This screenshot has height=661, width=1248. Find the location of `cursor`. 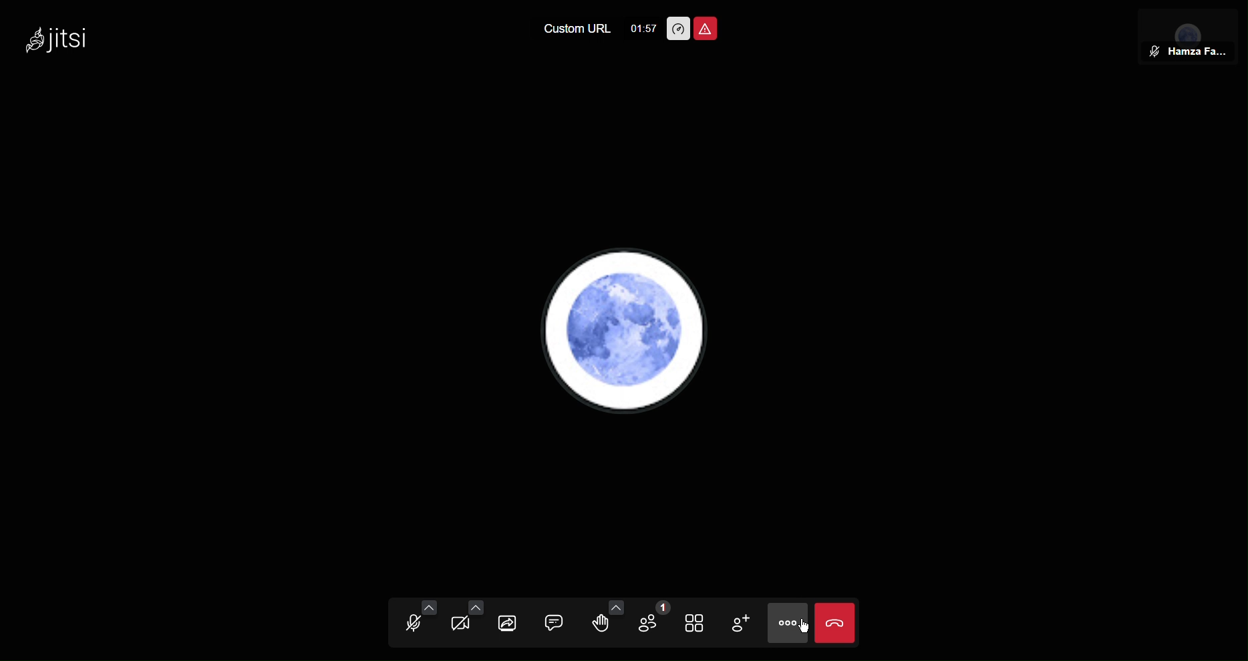

cursor is located at coordinates (805, 628).